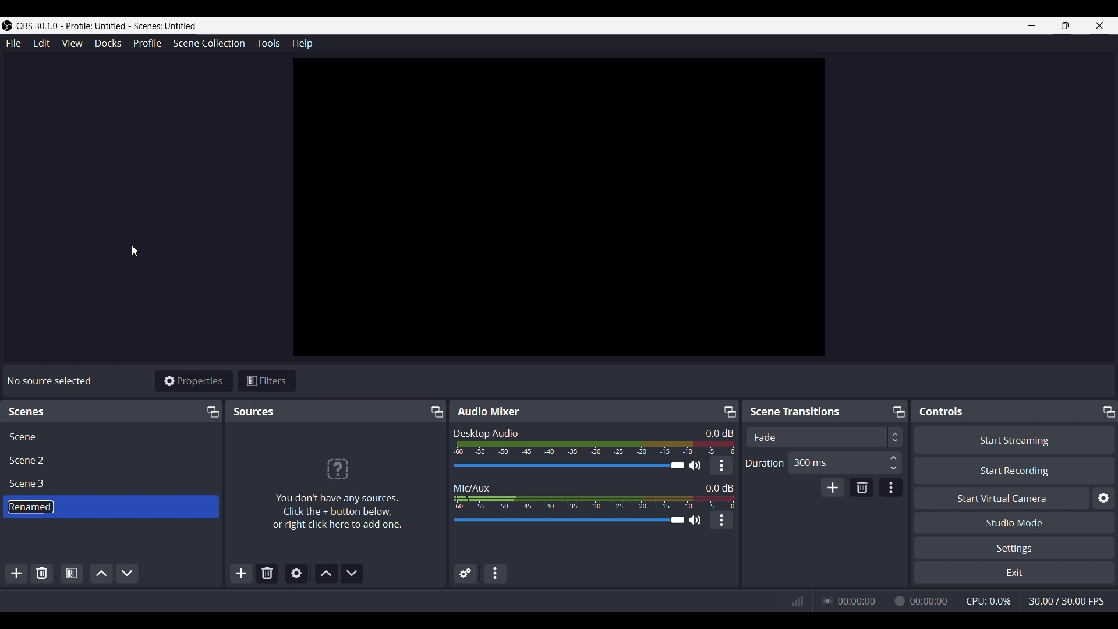  I want to click on canvas, so click(562, 210).